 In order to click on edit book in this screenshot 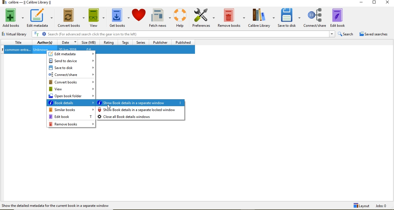, I will do `click(342, 16)`.